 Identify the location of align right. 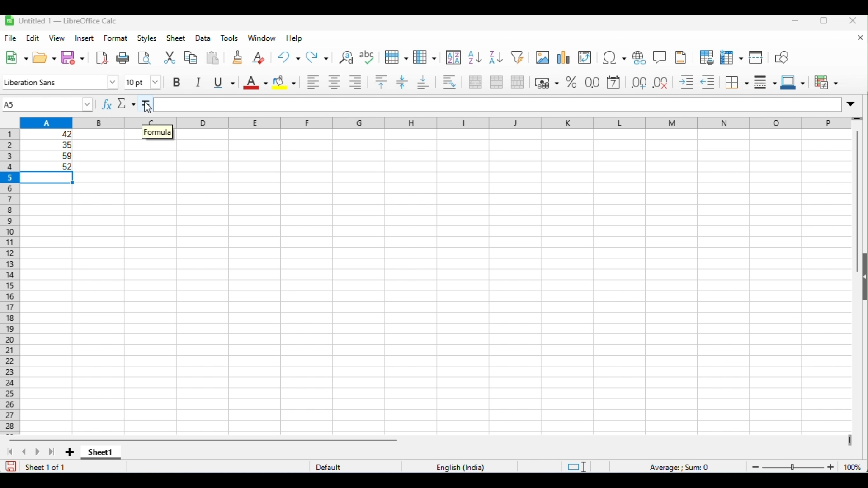
(355, 81).